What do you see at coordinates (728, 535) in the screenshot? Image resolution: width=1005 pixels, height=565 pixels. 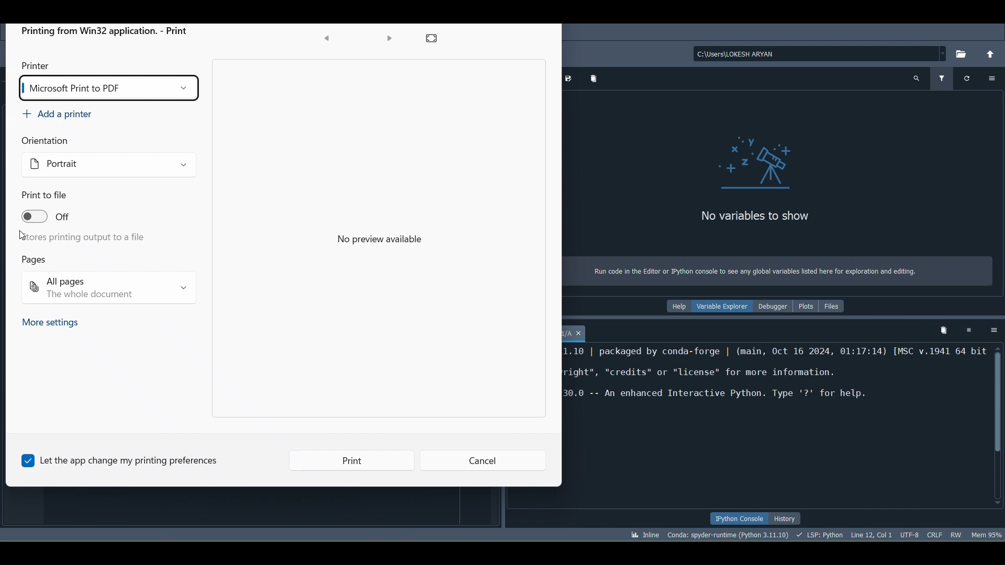 I see `CONDA: spyder-runtime(python 3.11.10)` at bounding box center [728, 535].